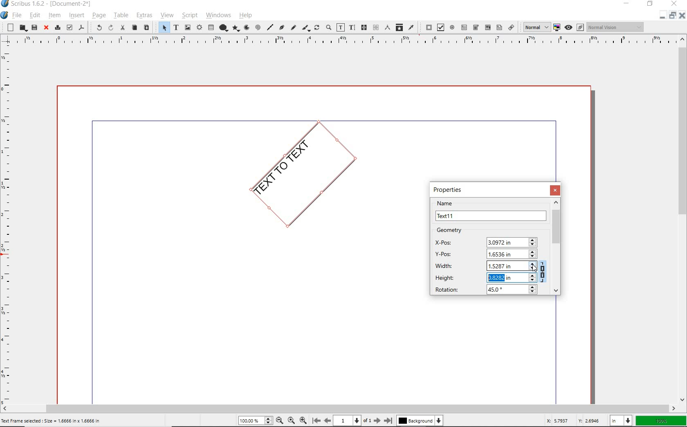 This screenshot has width=687, height=427. I want to click on cut, so click(122, 28).